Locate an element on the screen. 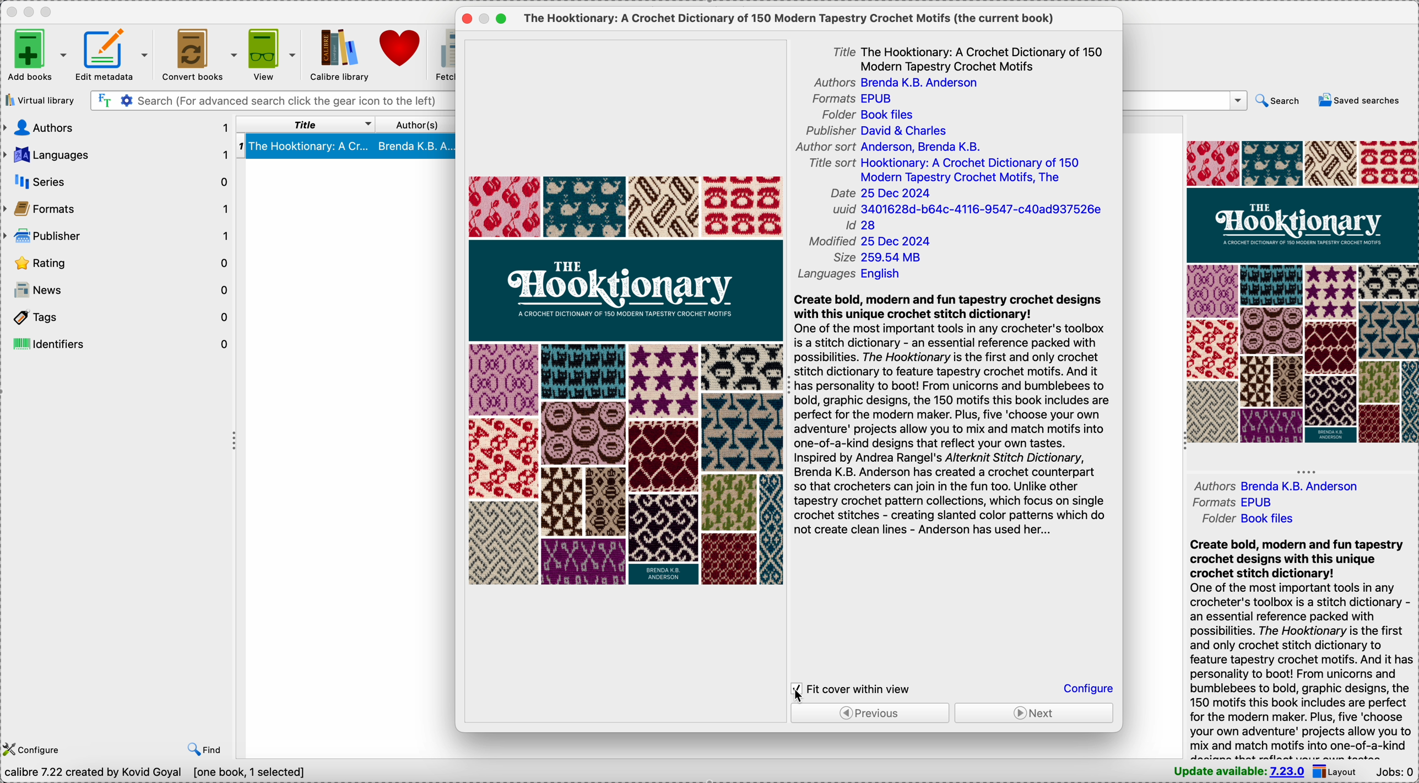  languages is located at coordinates (848, 274).